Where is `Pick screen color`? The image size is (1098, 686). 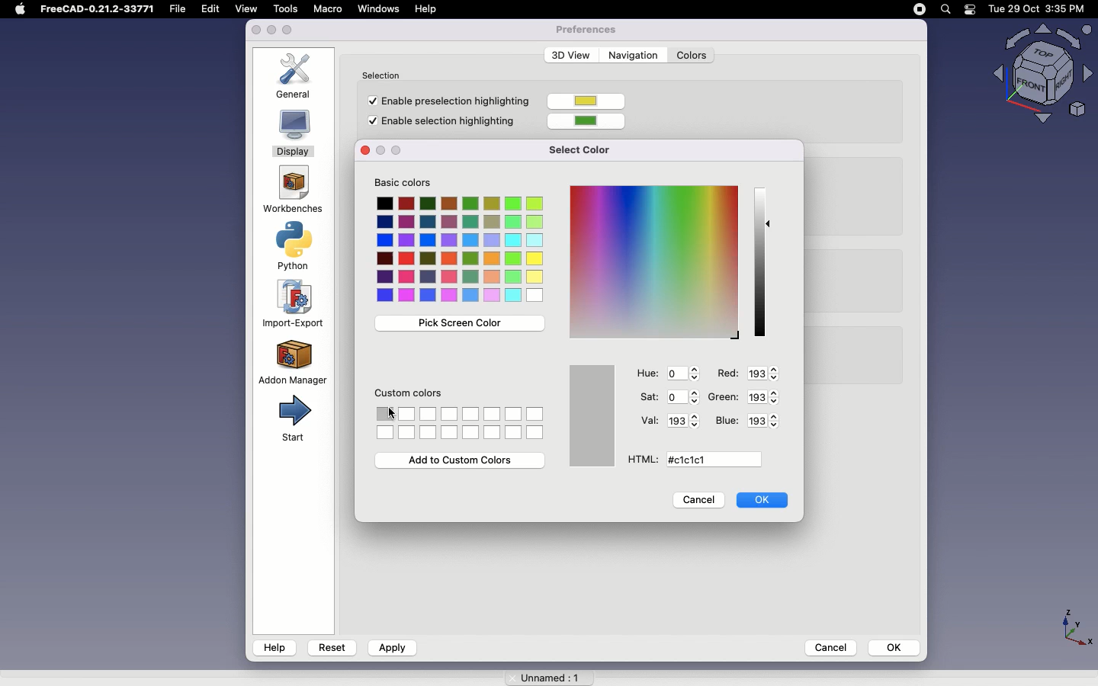 Pick screen color is located at coordinates (457, 324).